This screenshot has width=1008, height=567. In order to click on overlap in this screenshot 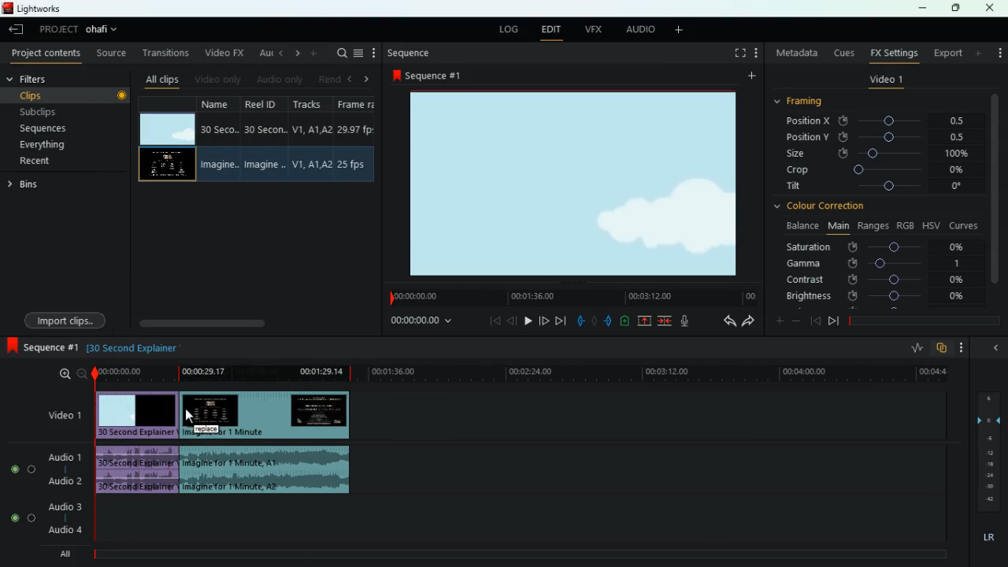, I will do `click(943, 348)`.